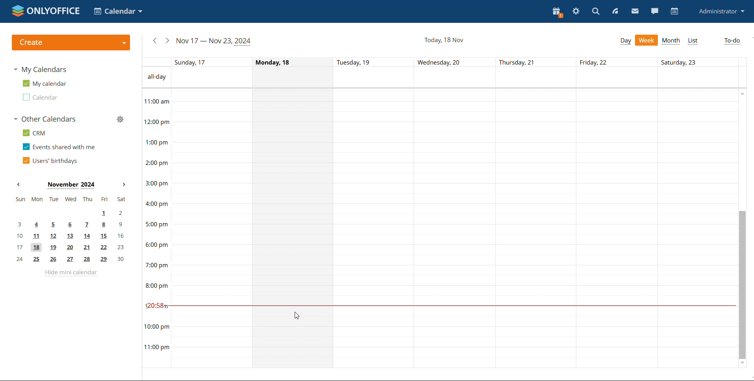 Image resolution: width=754 pixels, height=381 pixels. Describe the element at coordinates (19, 184) in the screenshot. I see `previous month` at that location.